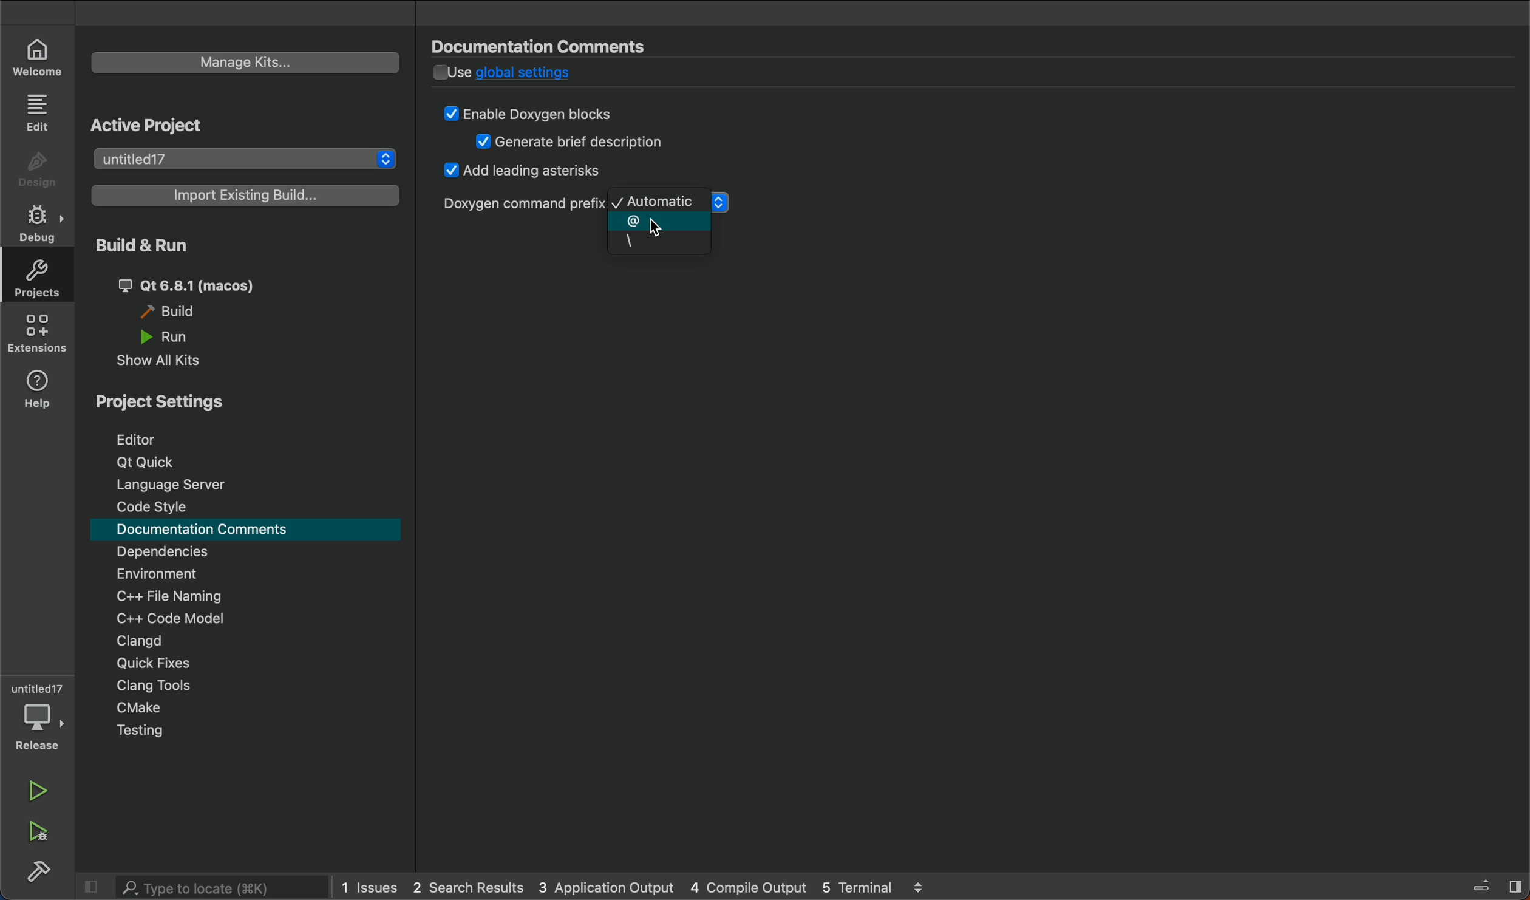 The height and width of the screenshot is (900, 1530). Describe the element at coordinates (138, 705) in the screenshot. I see `cmake` at that location.